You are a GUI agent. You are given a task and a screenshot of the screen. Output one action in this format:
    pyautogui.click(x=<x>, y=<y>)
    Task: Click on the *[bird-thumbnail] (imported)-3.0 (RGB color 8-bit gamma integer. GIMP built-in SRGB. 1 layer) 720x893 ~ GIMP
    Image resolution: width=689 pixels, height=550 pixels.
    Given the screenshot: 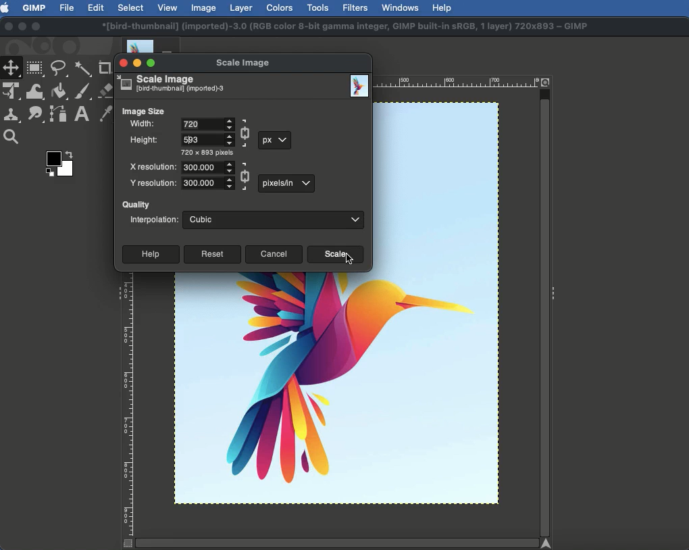 What is the action you would take?
    pyautogui.click(x=345, y=24)
    